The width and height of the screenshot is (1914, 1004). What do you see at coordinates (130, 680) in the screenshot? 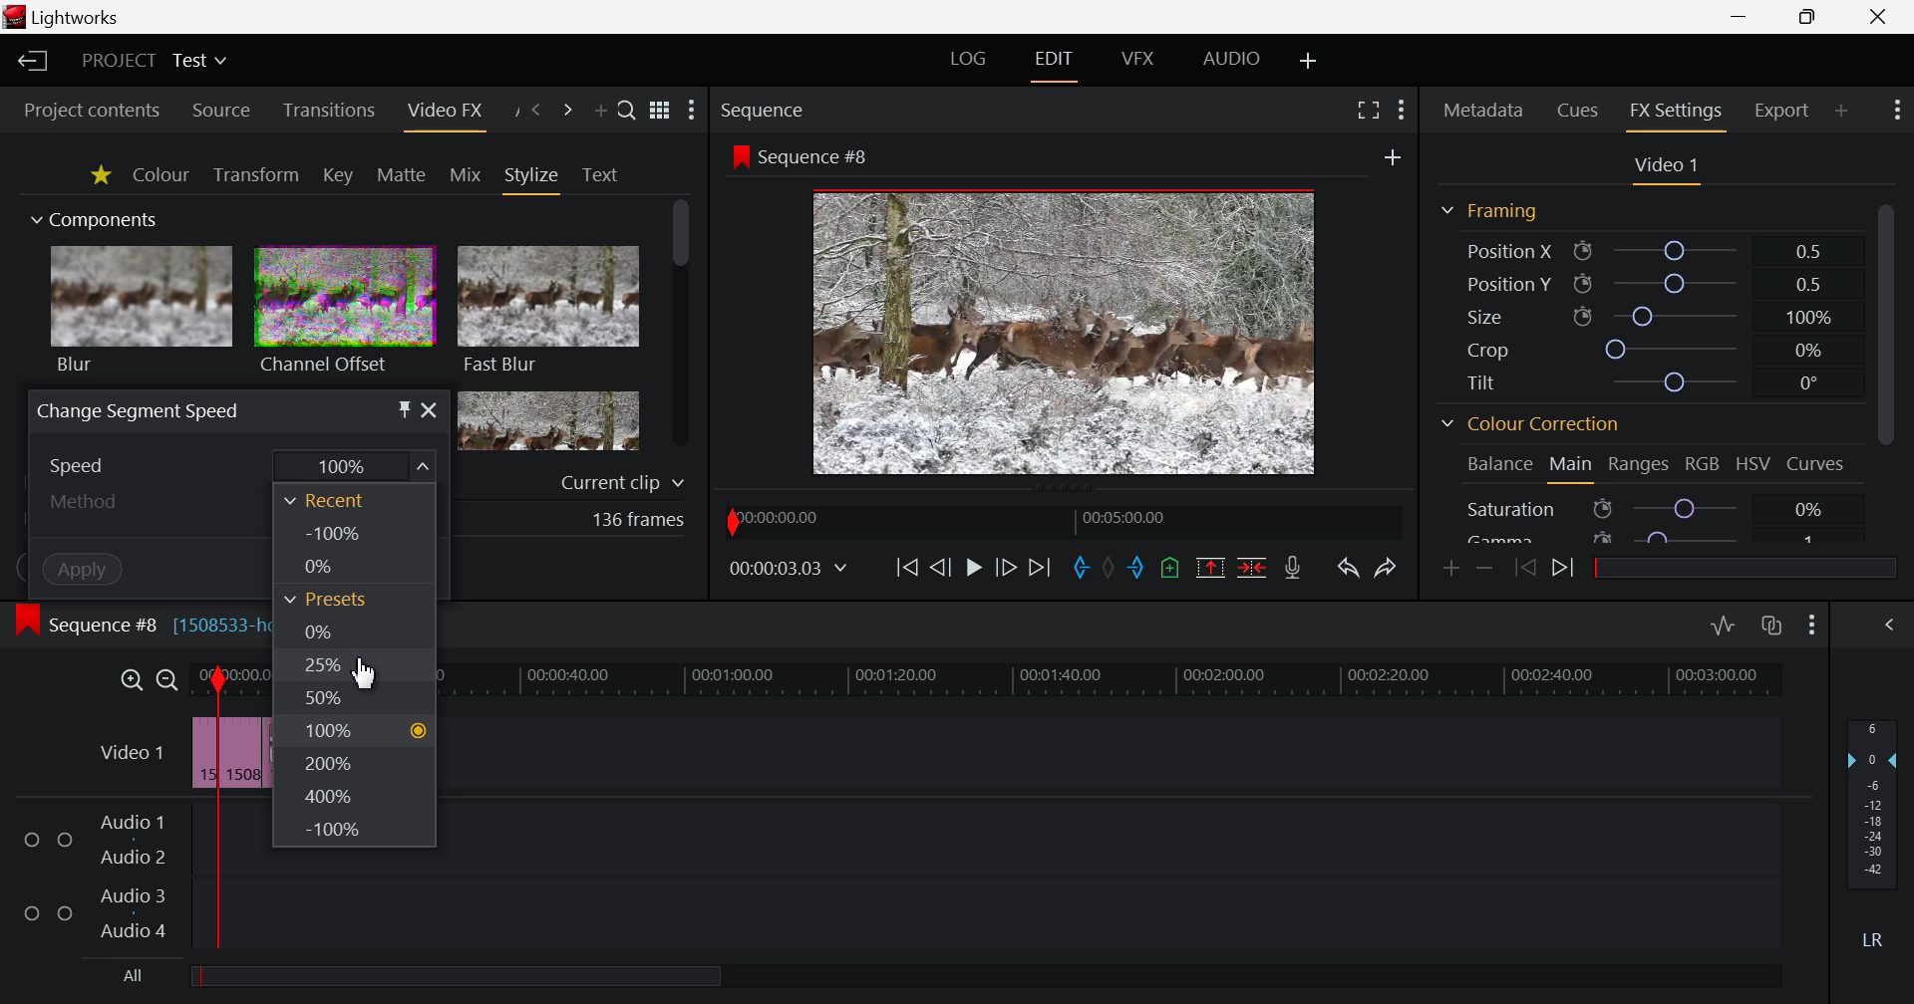
I see `Timeline Zoom In` at bounding box center [130, 680].